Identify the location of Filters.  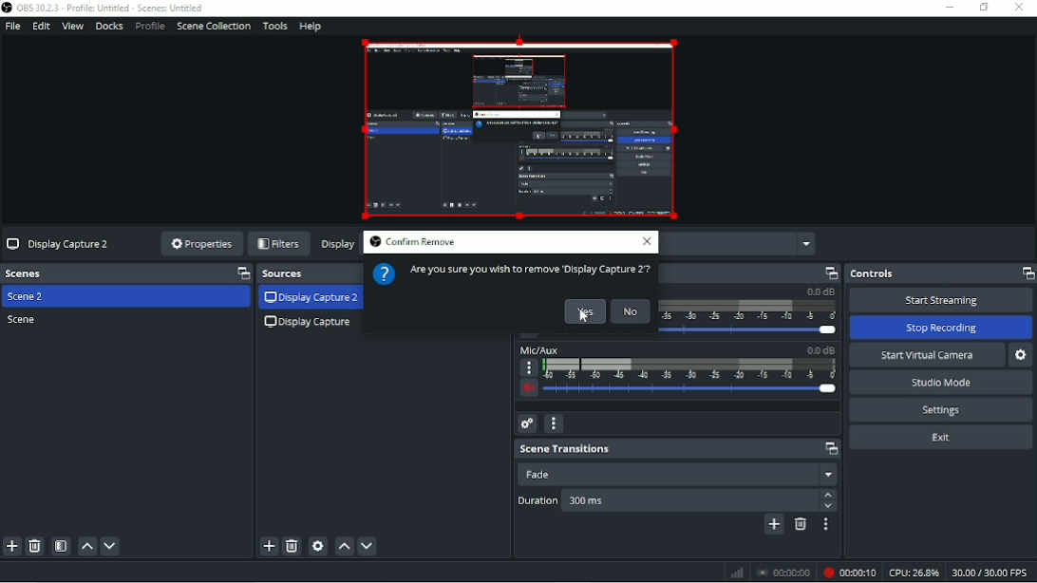
(279, 243).